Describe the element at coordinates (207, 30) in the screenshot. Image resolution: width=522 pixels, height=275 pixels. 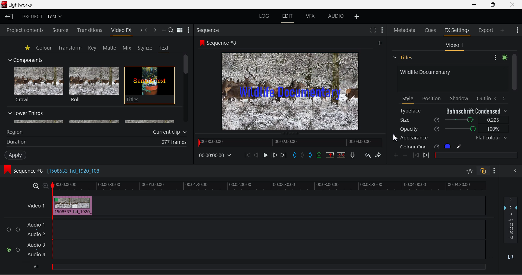
I see `Sequence` at that location.